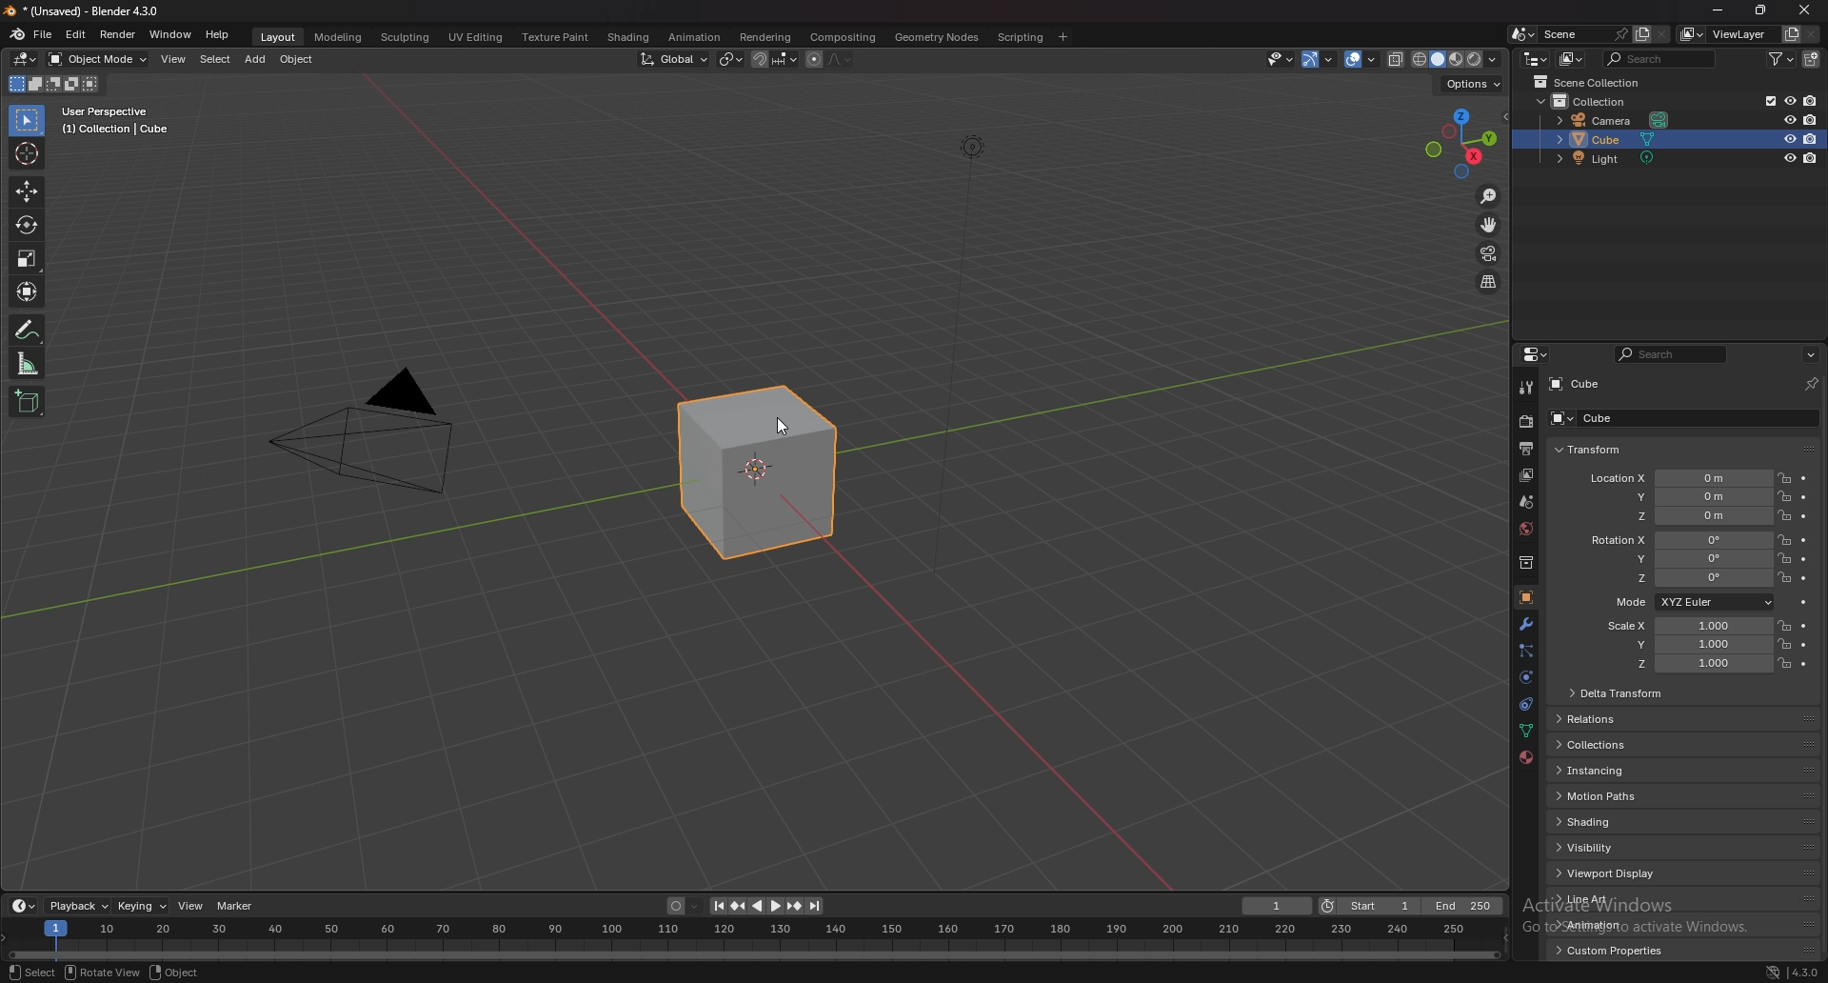 This screenshot has width=1828, height=983. I want to click on physics, so click(1525, 678).